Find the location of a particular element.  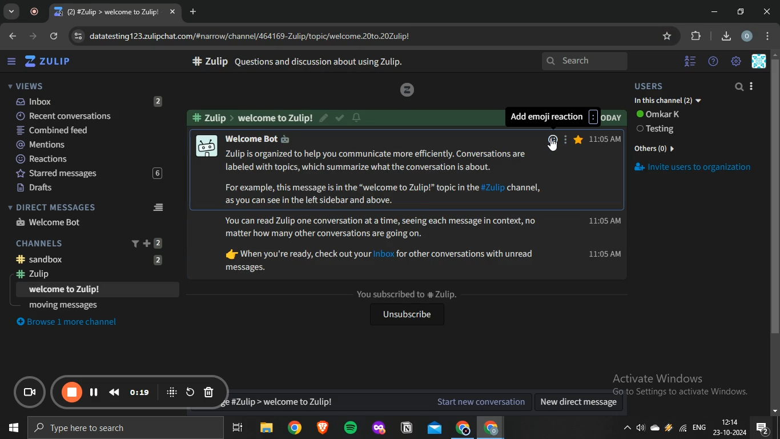

reload is located at coordinates (190, 392).